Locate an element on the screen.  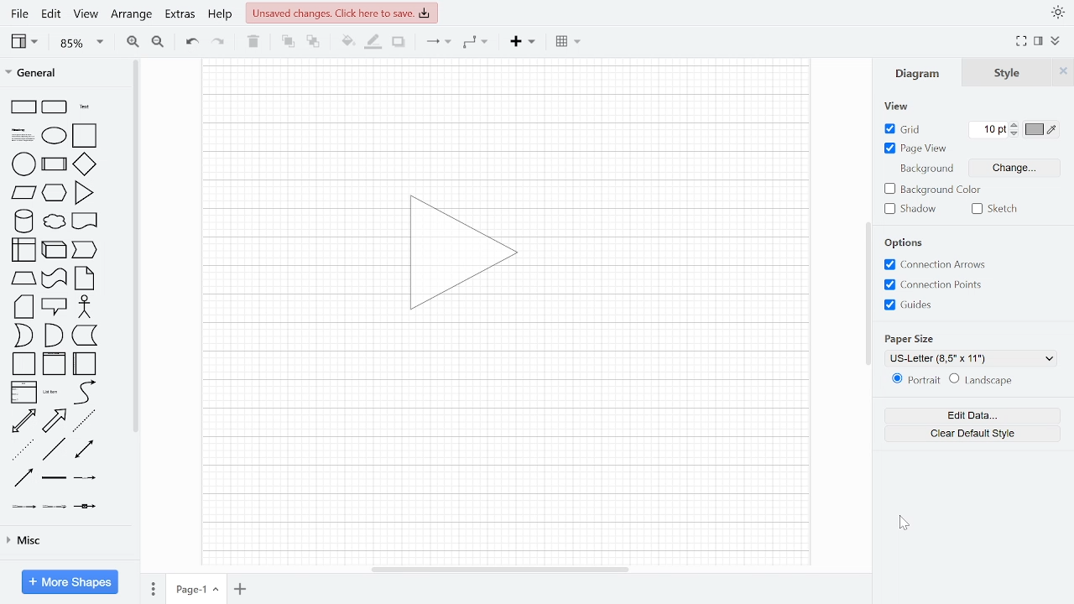
Horizontal container is located at coordinates (84, 364).